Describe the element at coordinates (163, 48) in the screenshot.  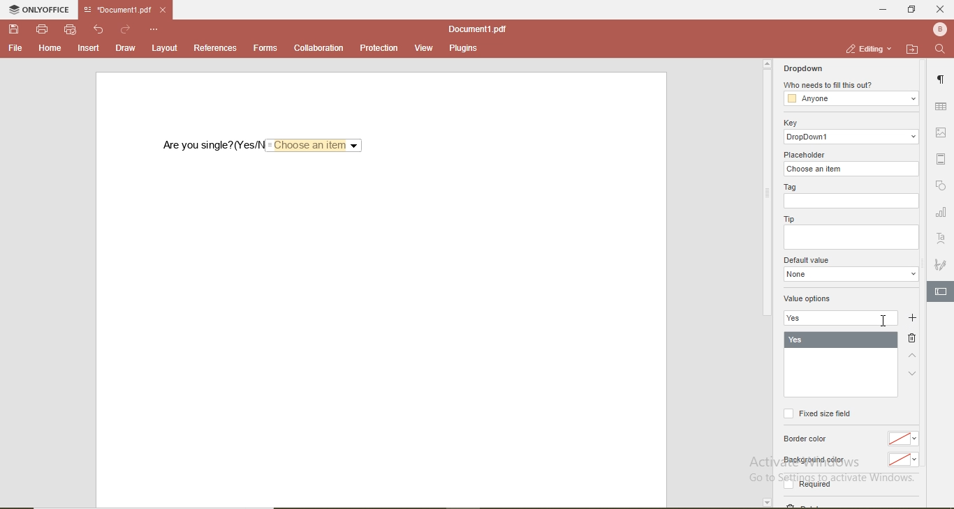
I see `layout` at that location.